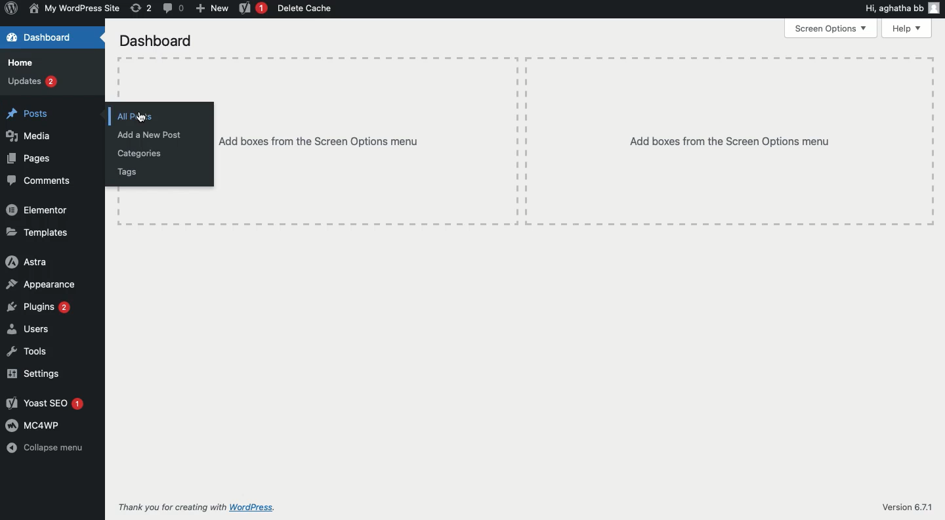 This screenshot has width=945, height=520. Describe the element at coordinates (140, 154) in the screenshot. I see `Categories` at that location.